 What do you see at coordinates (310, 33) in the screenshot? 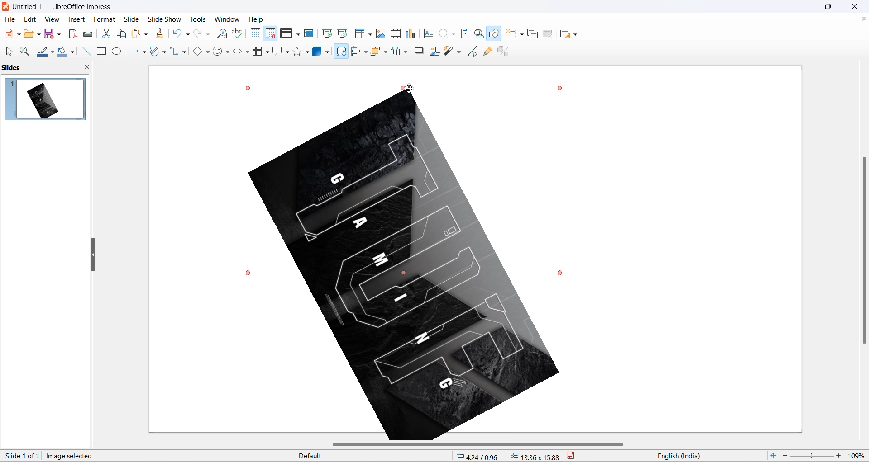
I see `master slide` at bounding box center [310, 33].